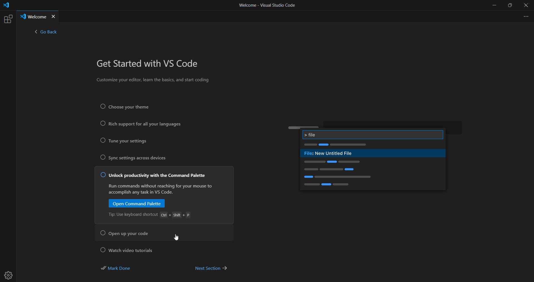 Image resolution: width=534 pixels, height=282 pixels. Describe the element at coordinates (140, 125) in the screenshot. I see `rich support for all your languages` at that location.